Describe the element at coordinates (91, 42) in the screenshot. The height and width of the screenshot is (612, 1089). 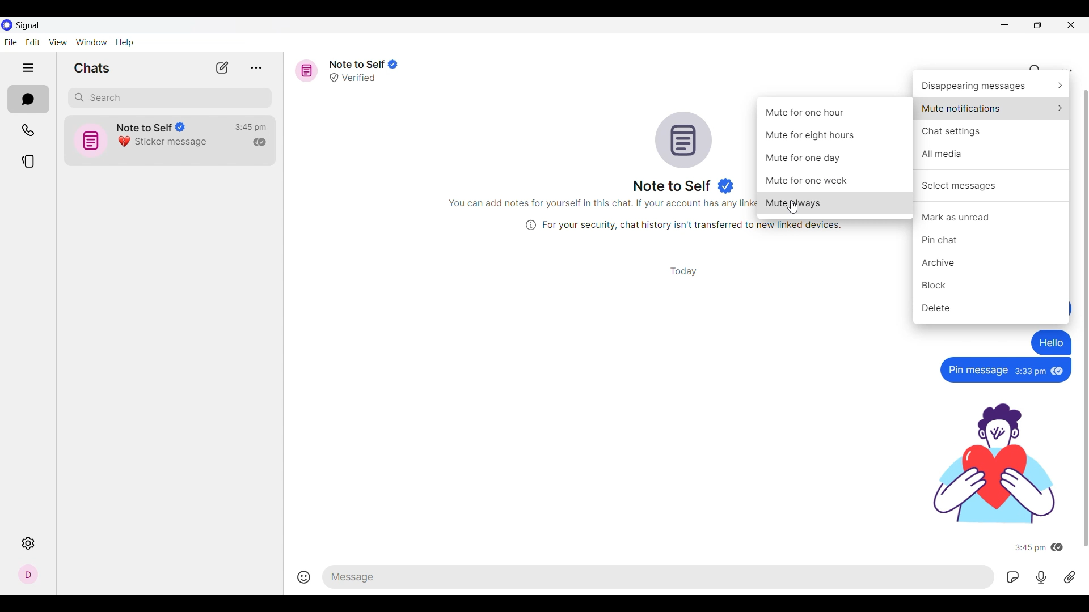
I see `Window menu` at that location.